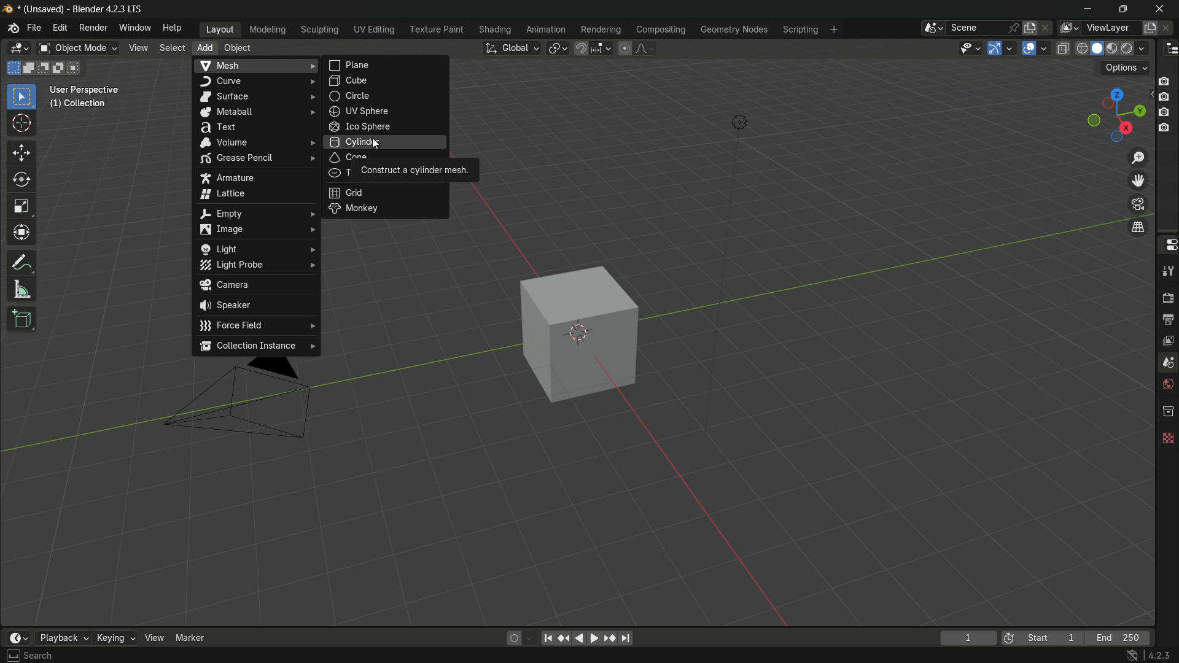 The image size is (1179, 663). Describe the element at coordinates (437, 29) in the screenshot. I see `texture paint menu` at that location.